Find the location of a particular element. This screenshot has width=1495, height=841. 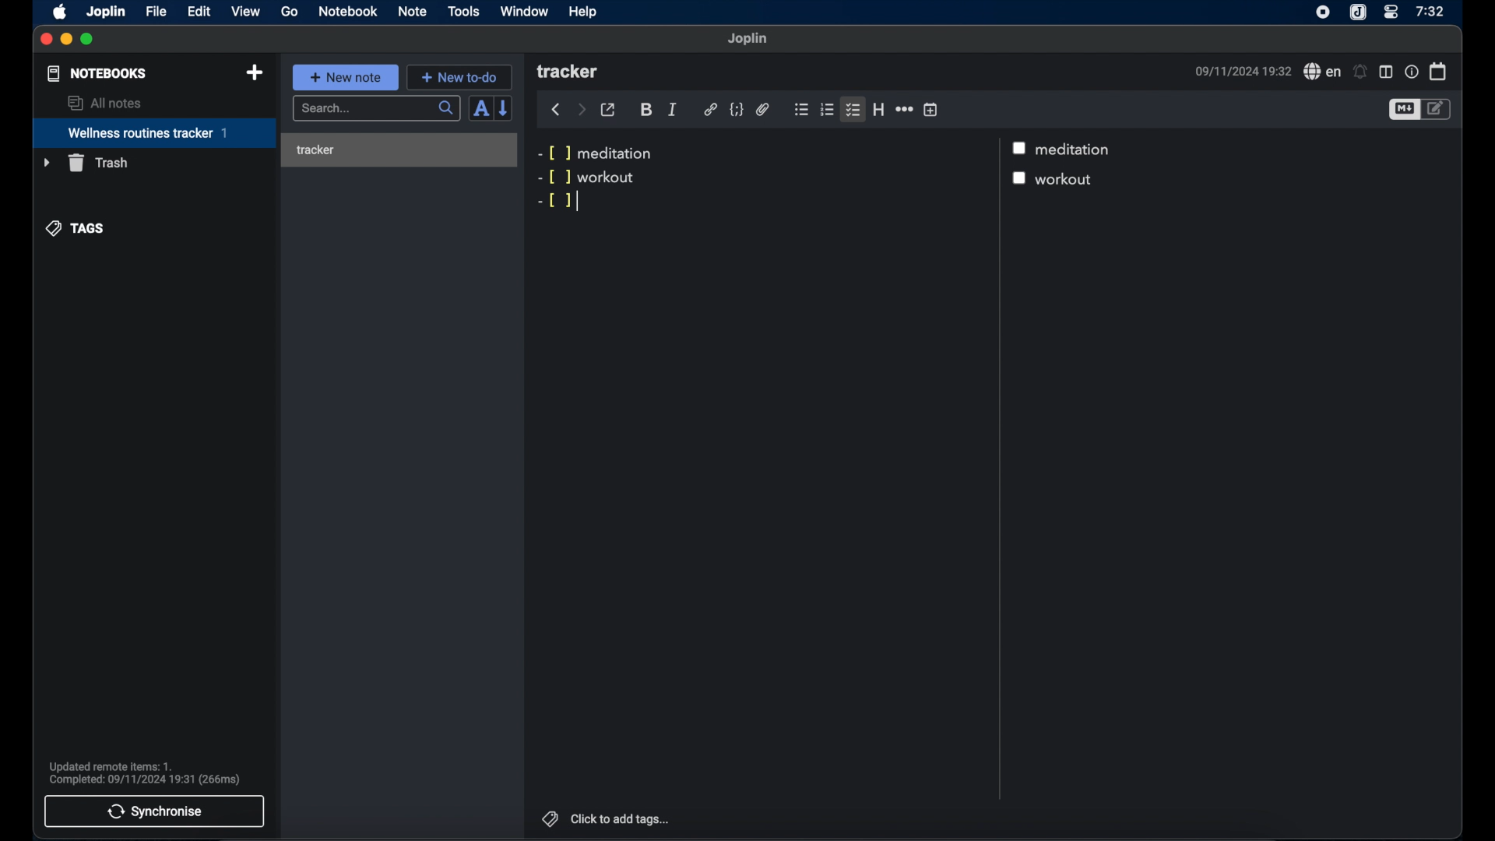

Updated remote items: 1. Complete: 09/11/2024 19:31 (266ms) is located at coordinates (151, 771).